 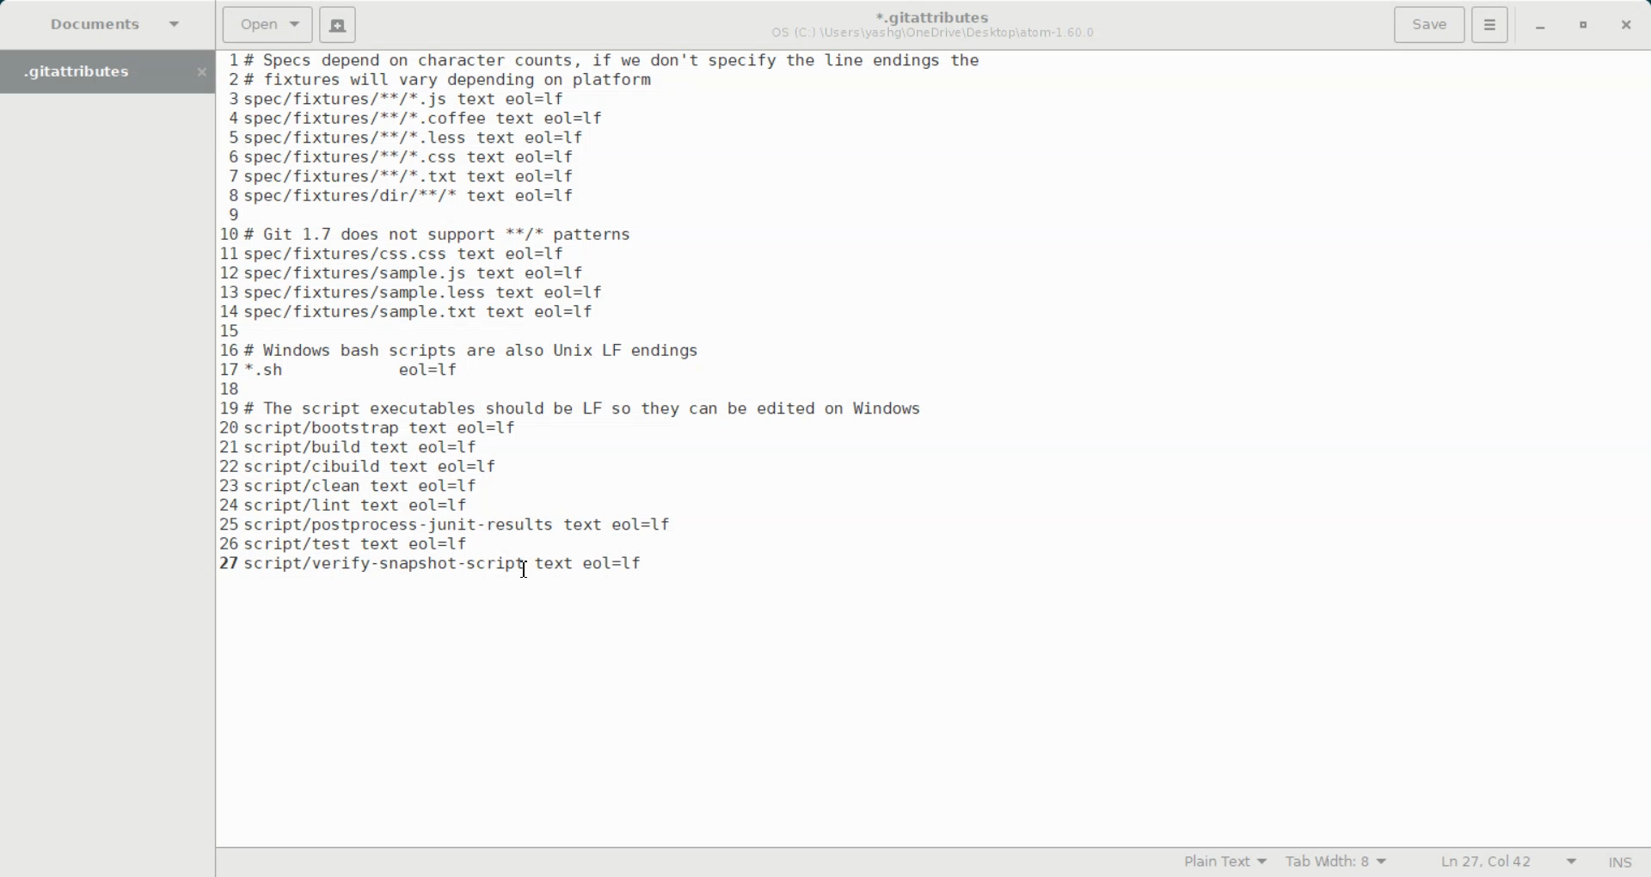 I want to click on text line number, so click(x=233, y=300).